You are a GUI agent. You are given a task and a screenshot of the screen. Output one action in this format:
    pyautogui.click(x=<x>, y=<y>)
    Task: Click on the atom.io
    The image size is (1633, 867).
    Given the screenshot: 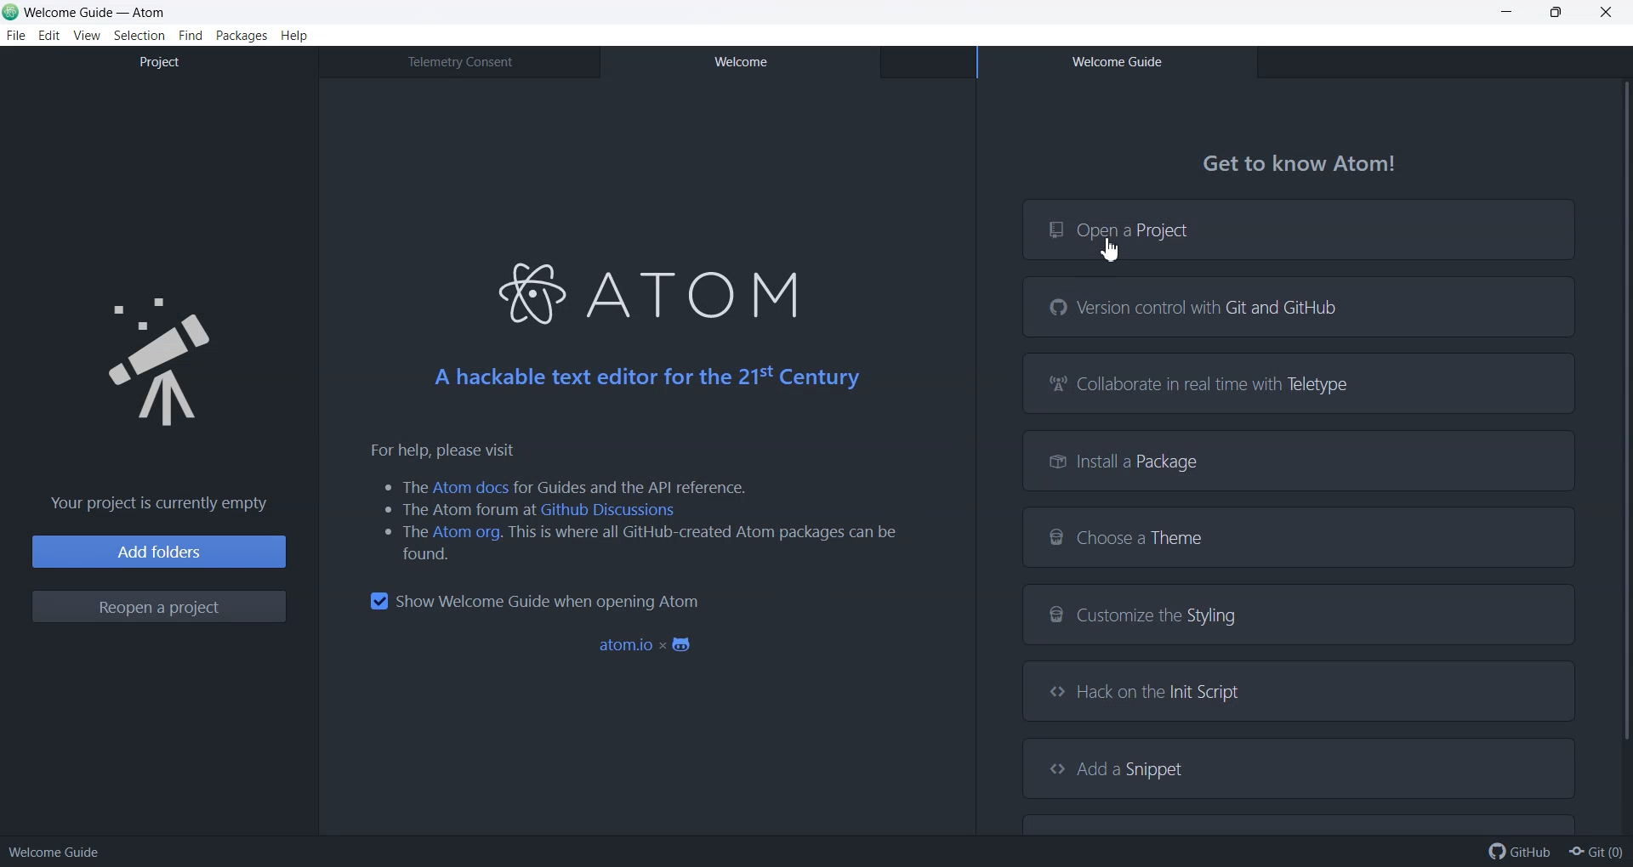 What is the action you would take?
    pyautogui.click(x=648, y=646)
    